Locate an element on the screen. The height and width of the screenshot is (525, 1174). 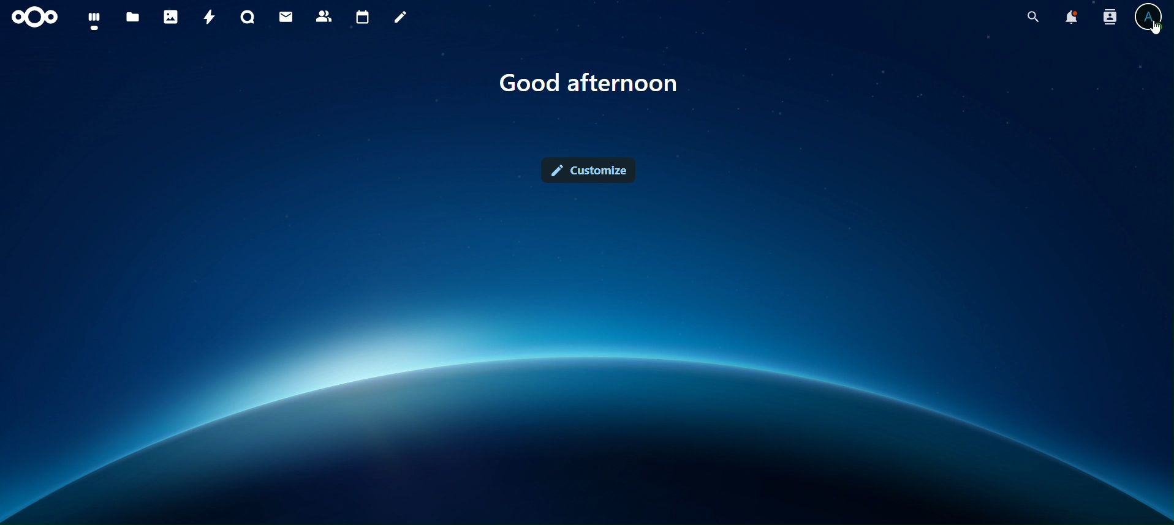
view profile is located at coordinates (1149, 18).